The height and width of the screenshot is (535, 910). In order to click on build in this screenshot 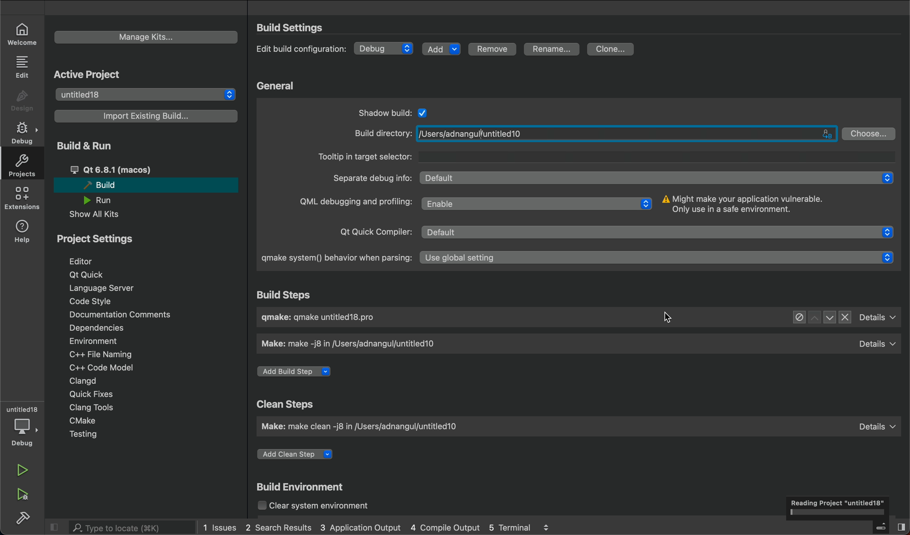, I will do `click(143, 186)`.